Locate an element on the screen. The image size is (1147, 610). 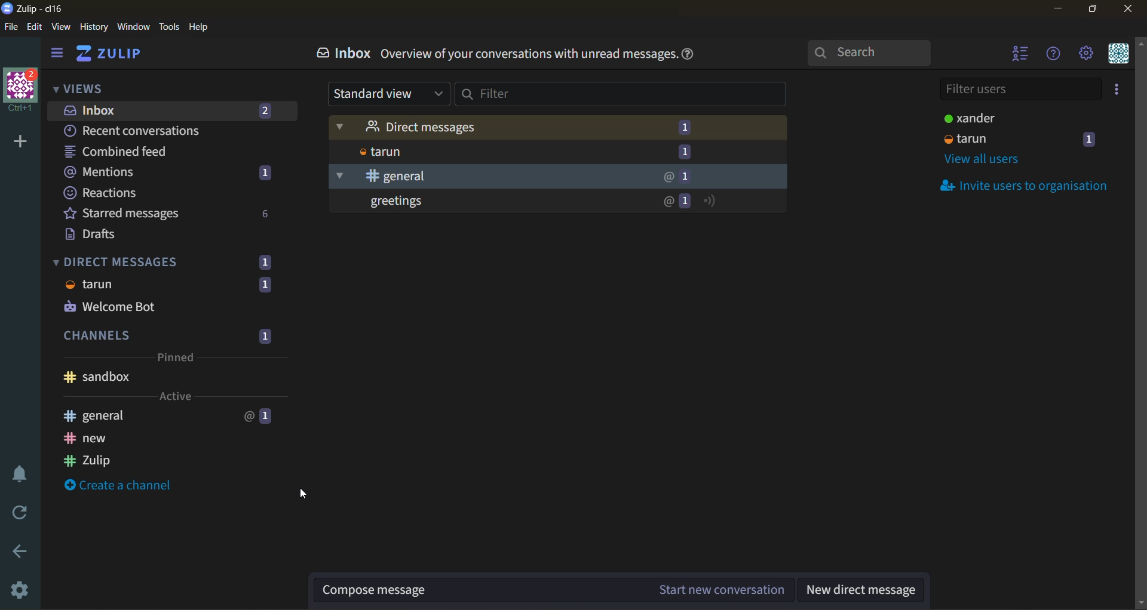
Active is located at coordinates (177, 398).